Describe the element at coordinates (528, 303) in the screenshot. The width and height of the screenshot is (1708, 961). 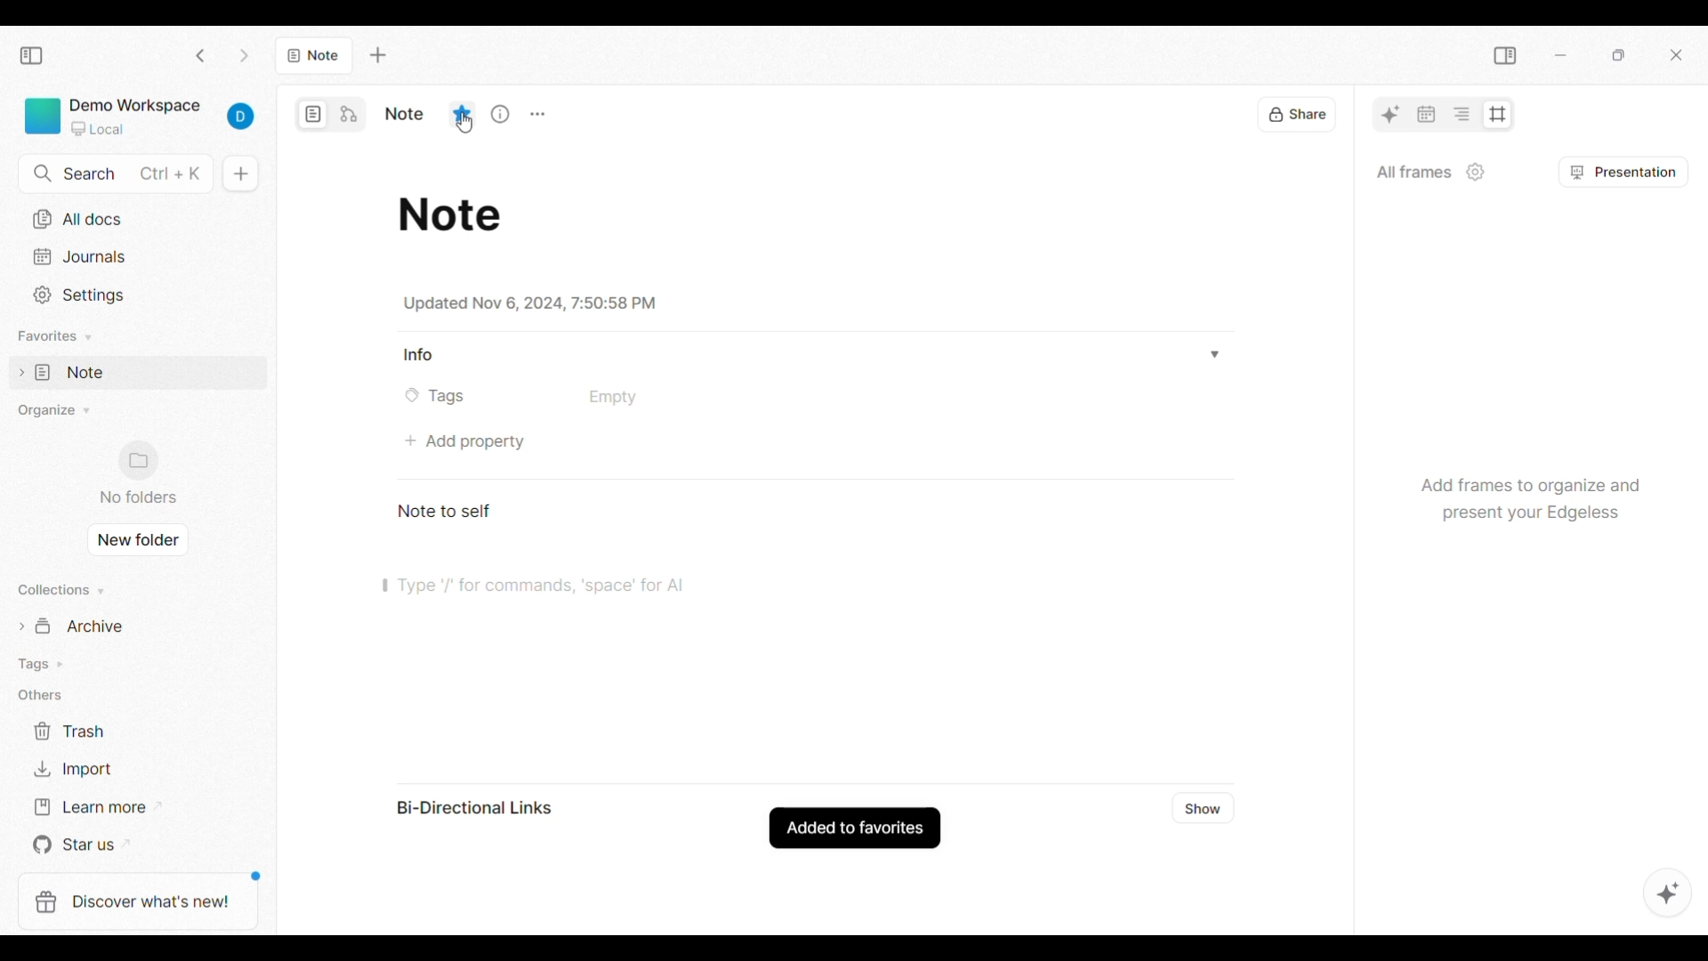
I see `Updated Nov 6, 2024, 7:50:58 PM` at that location.